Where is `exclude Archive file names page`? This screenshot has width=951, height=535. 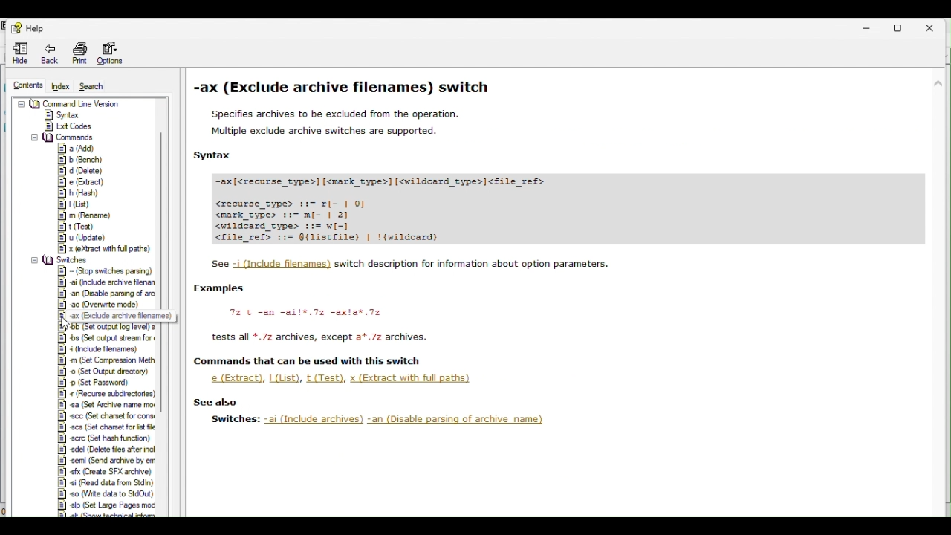 exclude Archive file names page is located at coordinates (565, 158).